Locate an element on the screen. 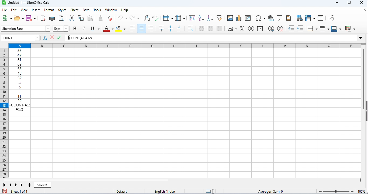  spelling is located at coordinates (156, 18).